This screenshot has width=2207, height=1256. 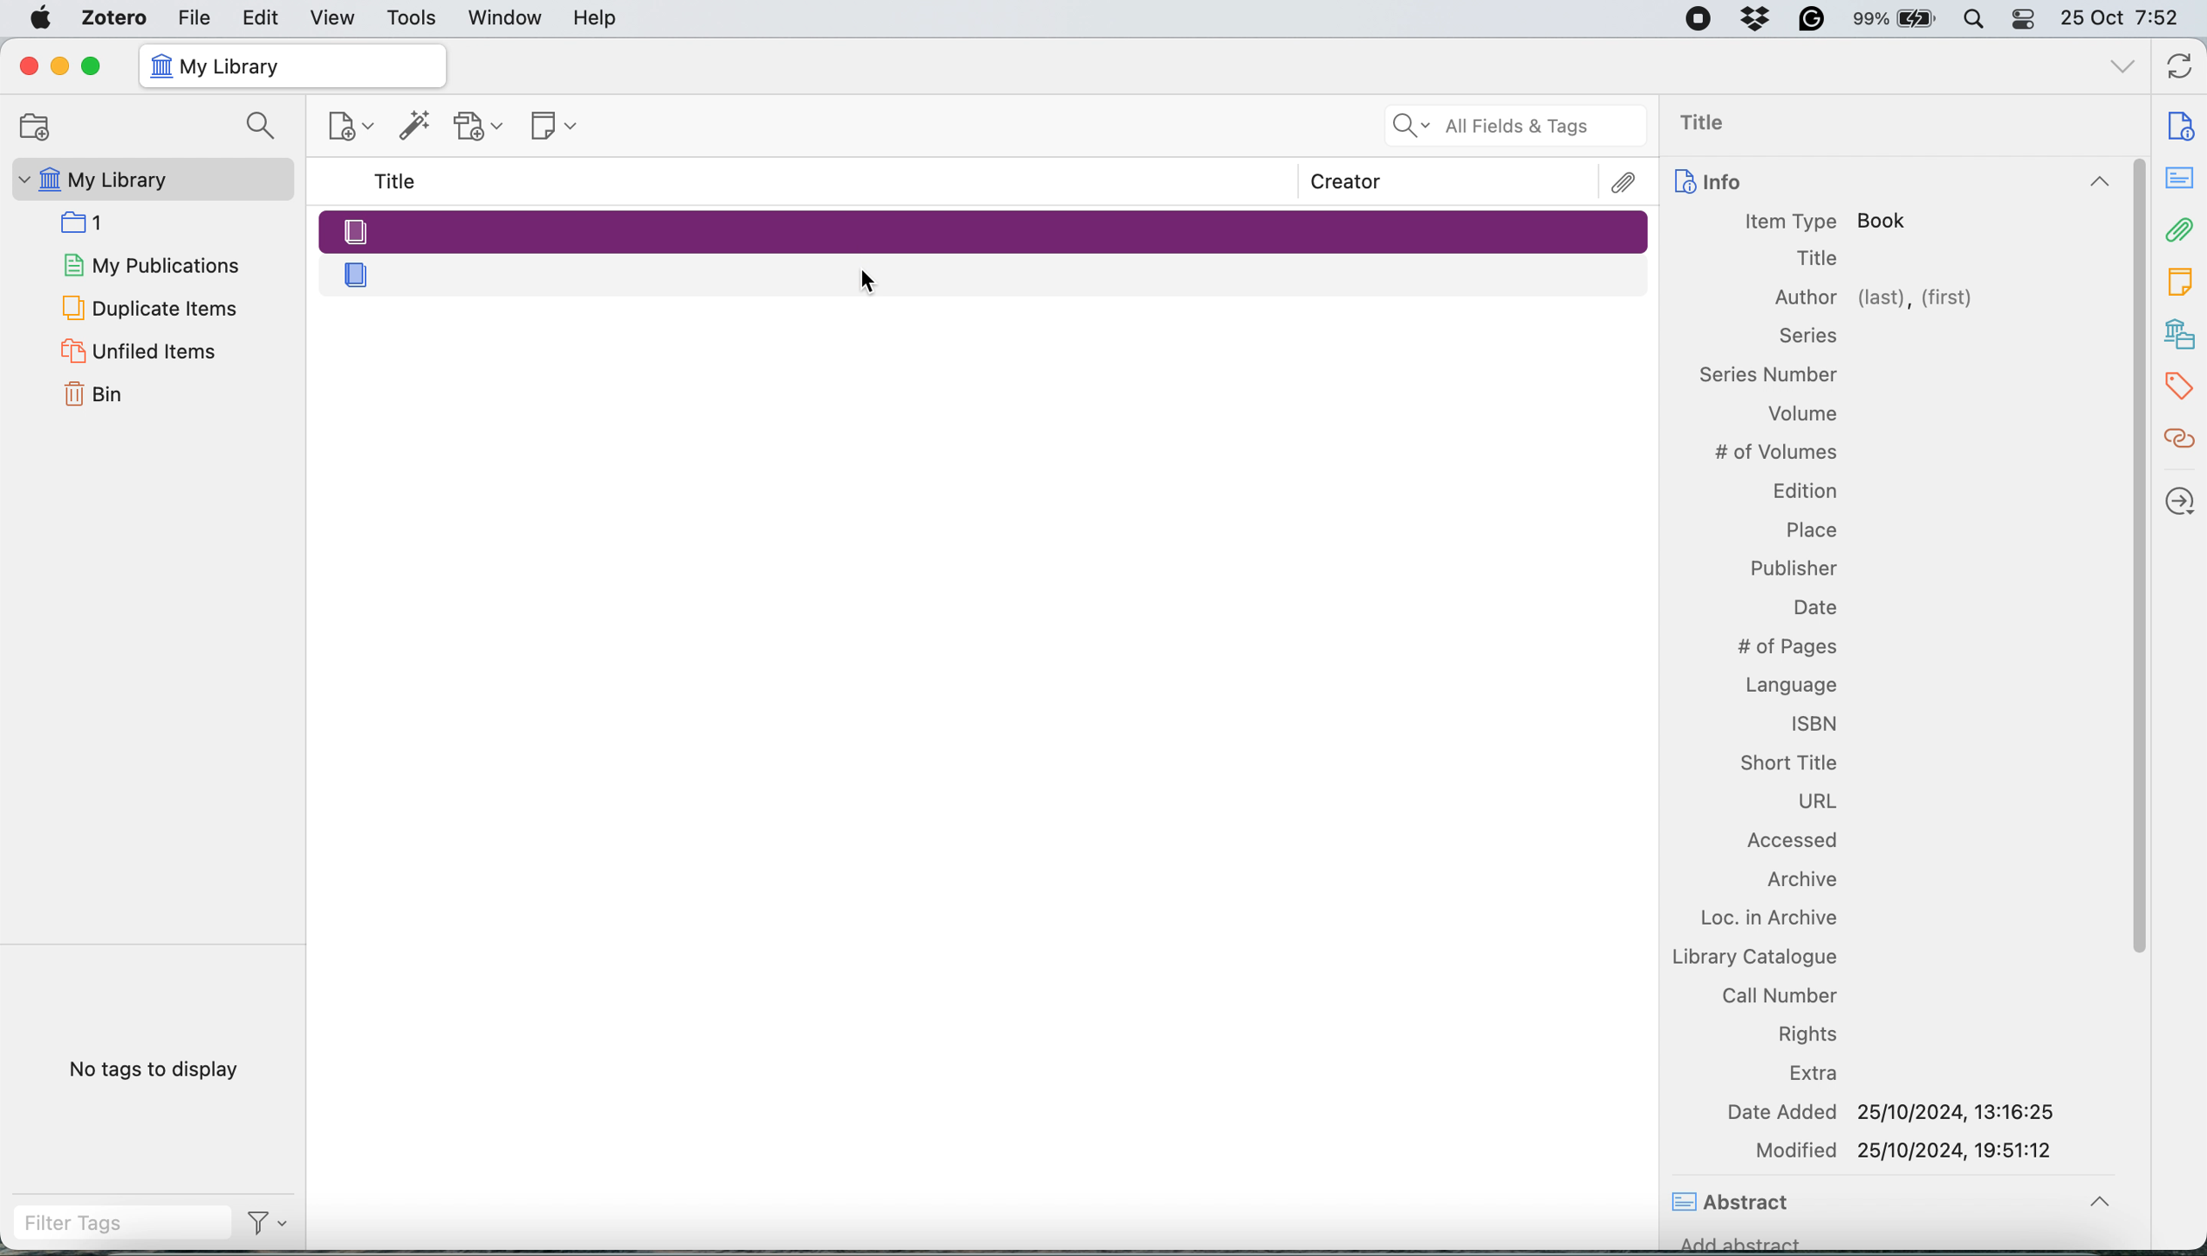 I want to click on Filter Tags, so click(x=122, y=1223).